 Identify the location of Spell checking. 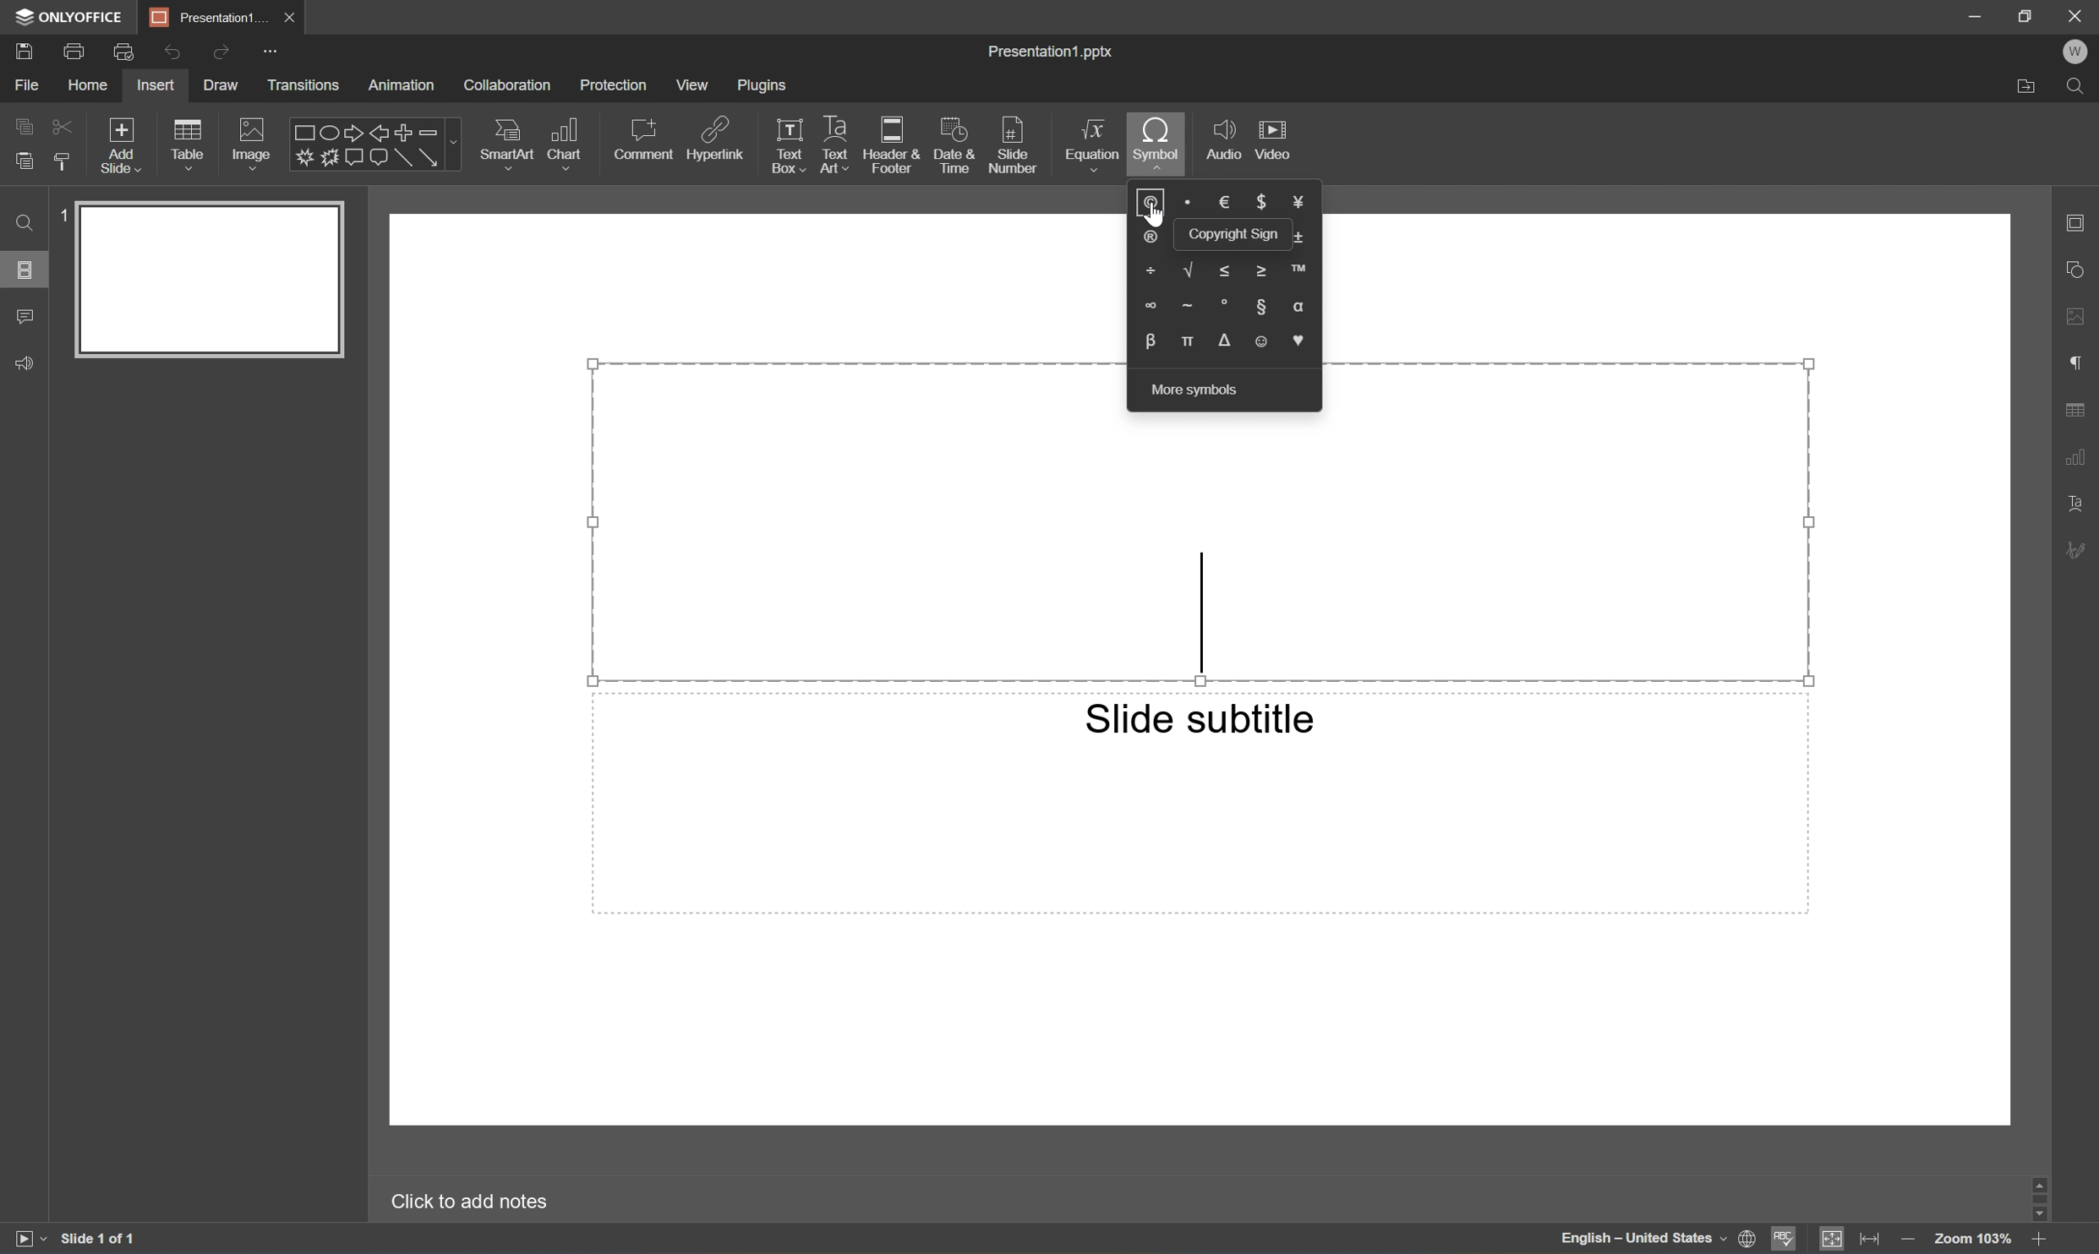
(1788, 1240).